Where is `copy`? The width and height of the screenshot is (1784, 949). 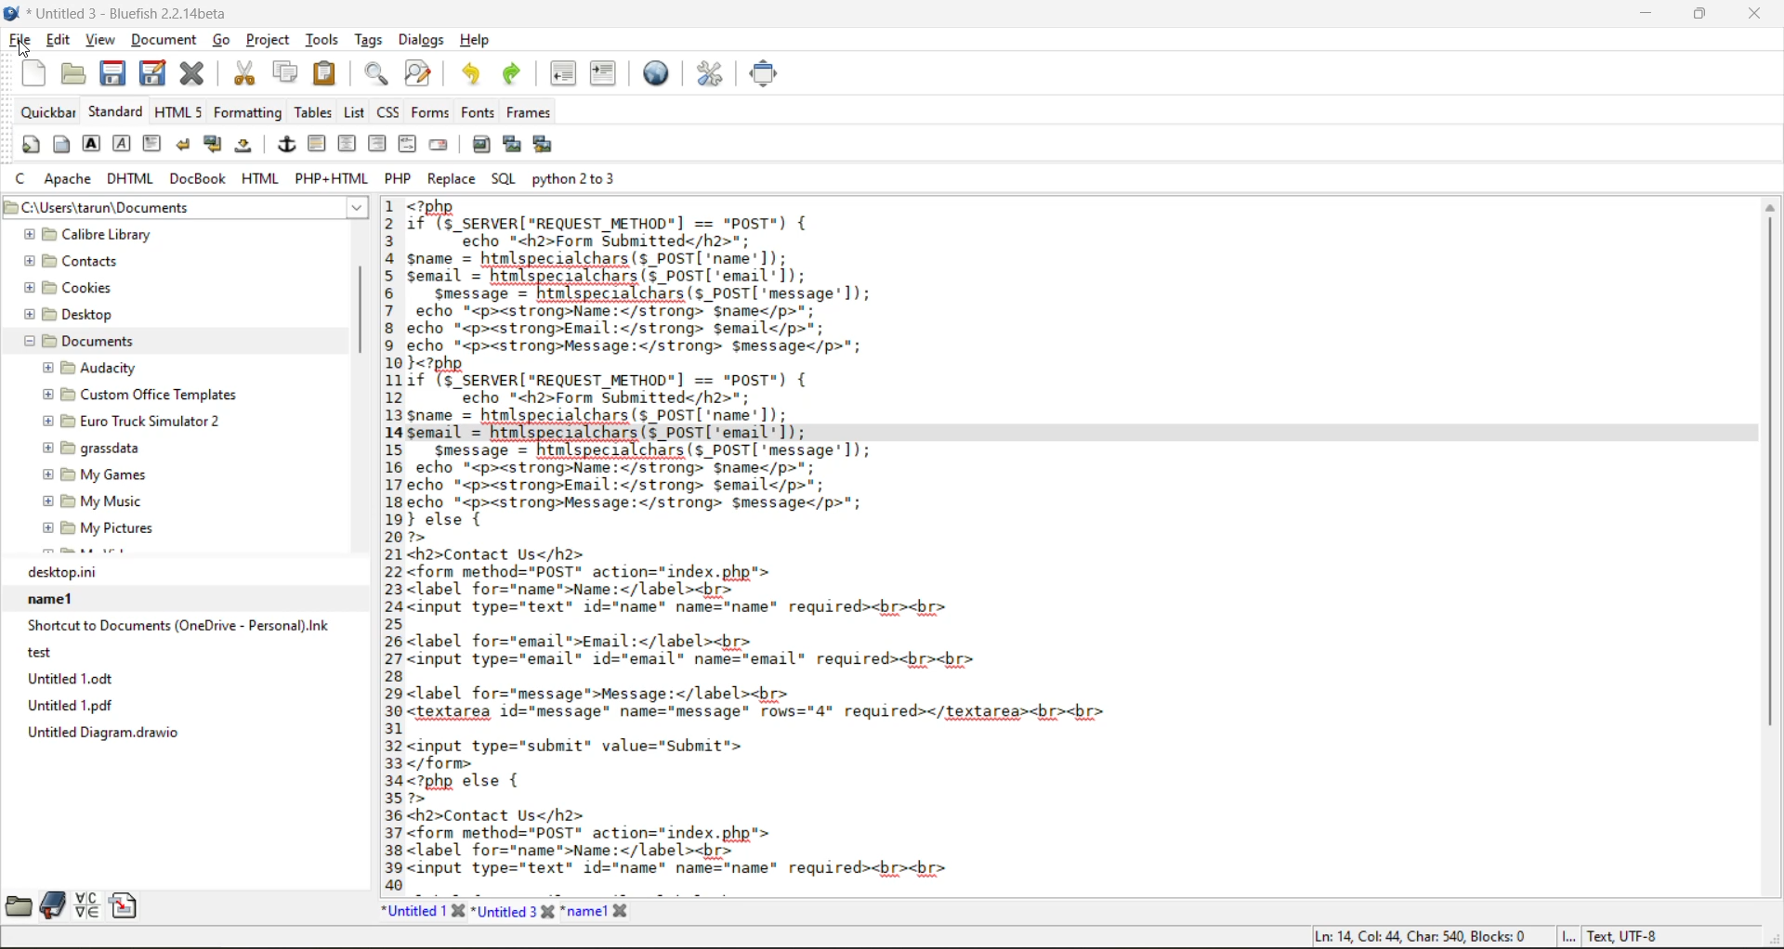
copy is located at coordinates (283, 73).